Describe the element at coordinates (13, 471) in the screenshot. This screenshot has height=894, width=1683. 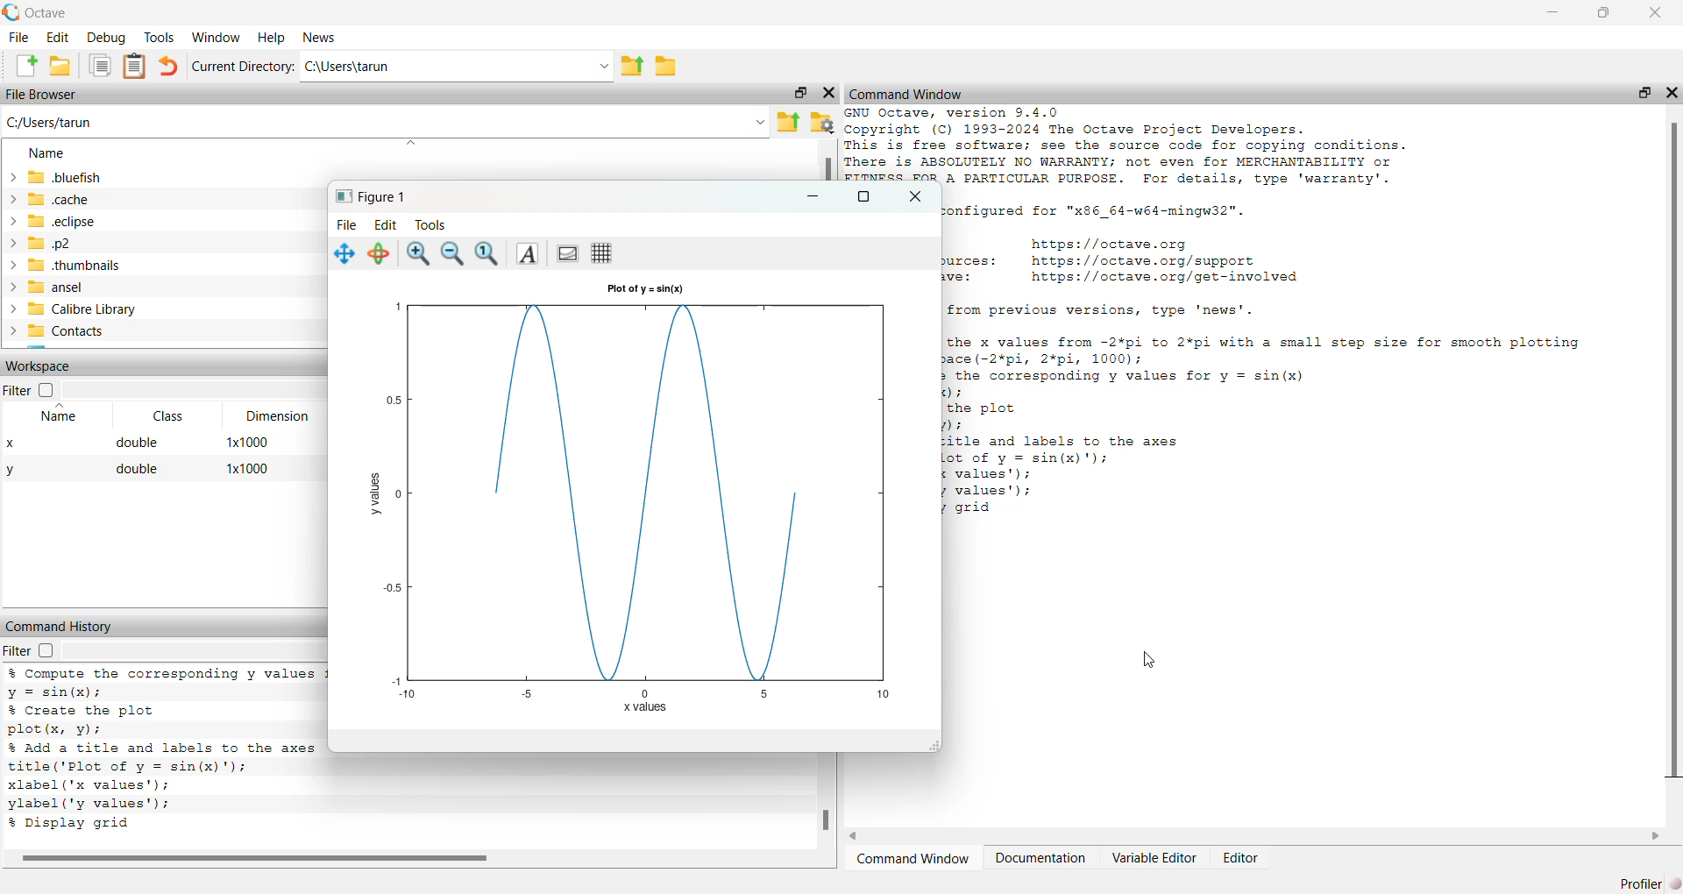
I see `y` at that location.